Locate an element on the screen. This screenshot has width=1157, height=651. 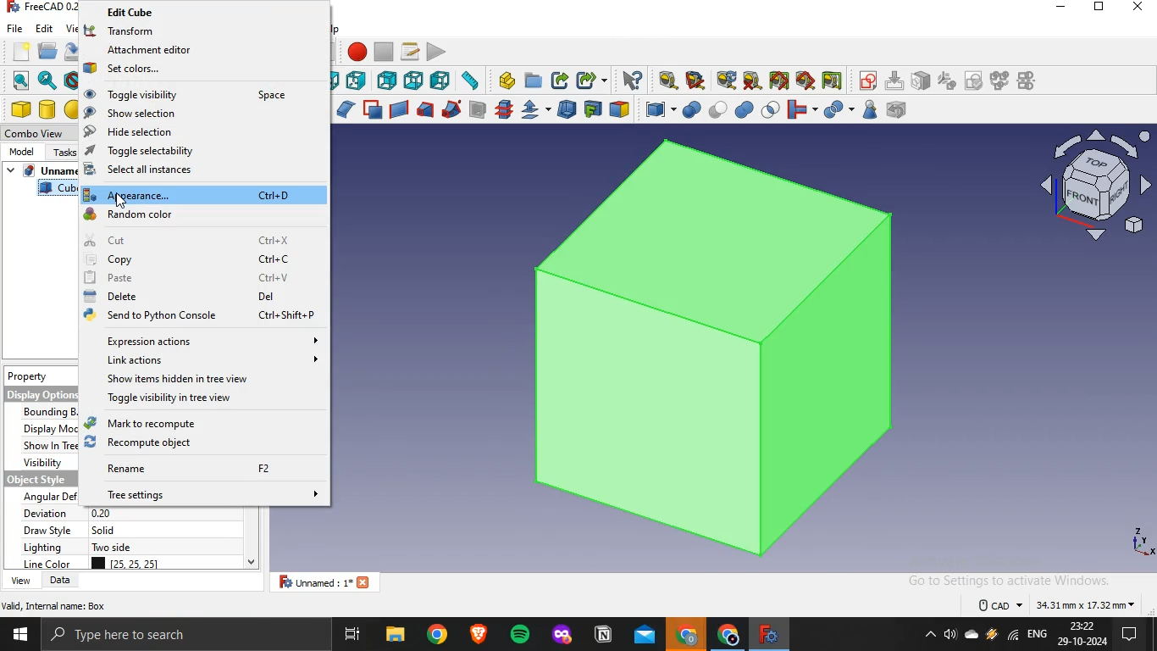
create a ruled surface is located at coordinates (399, 108).